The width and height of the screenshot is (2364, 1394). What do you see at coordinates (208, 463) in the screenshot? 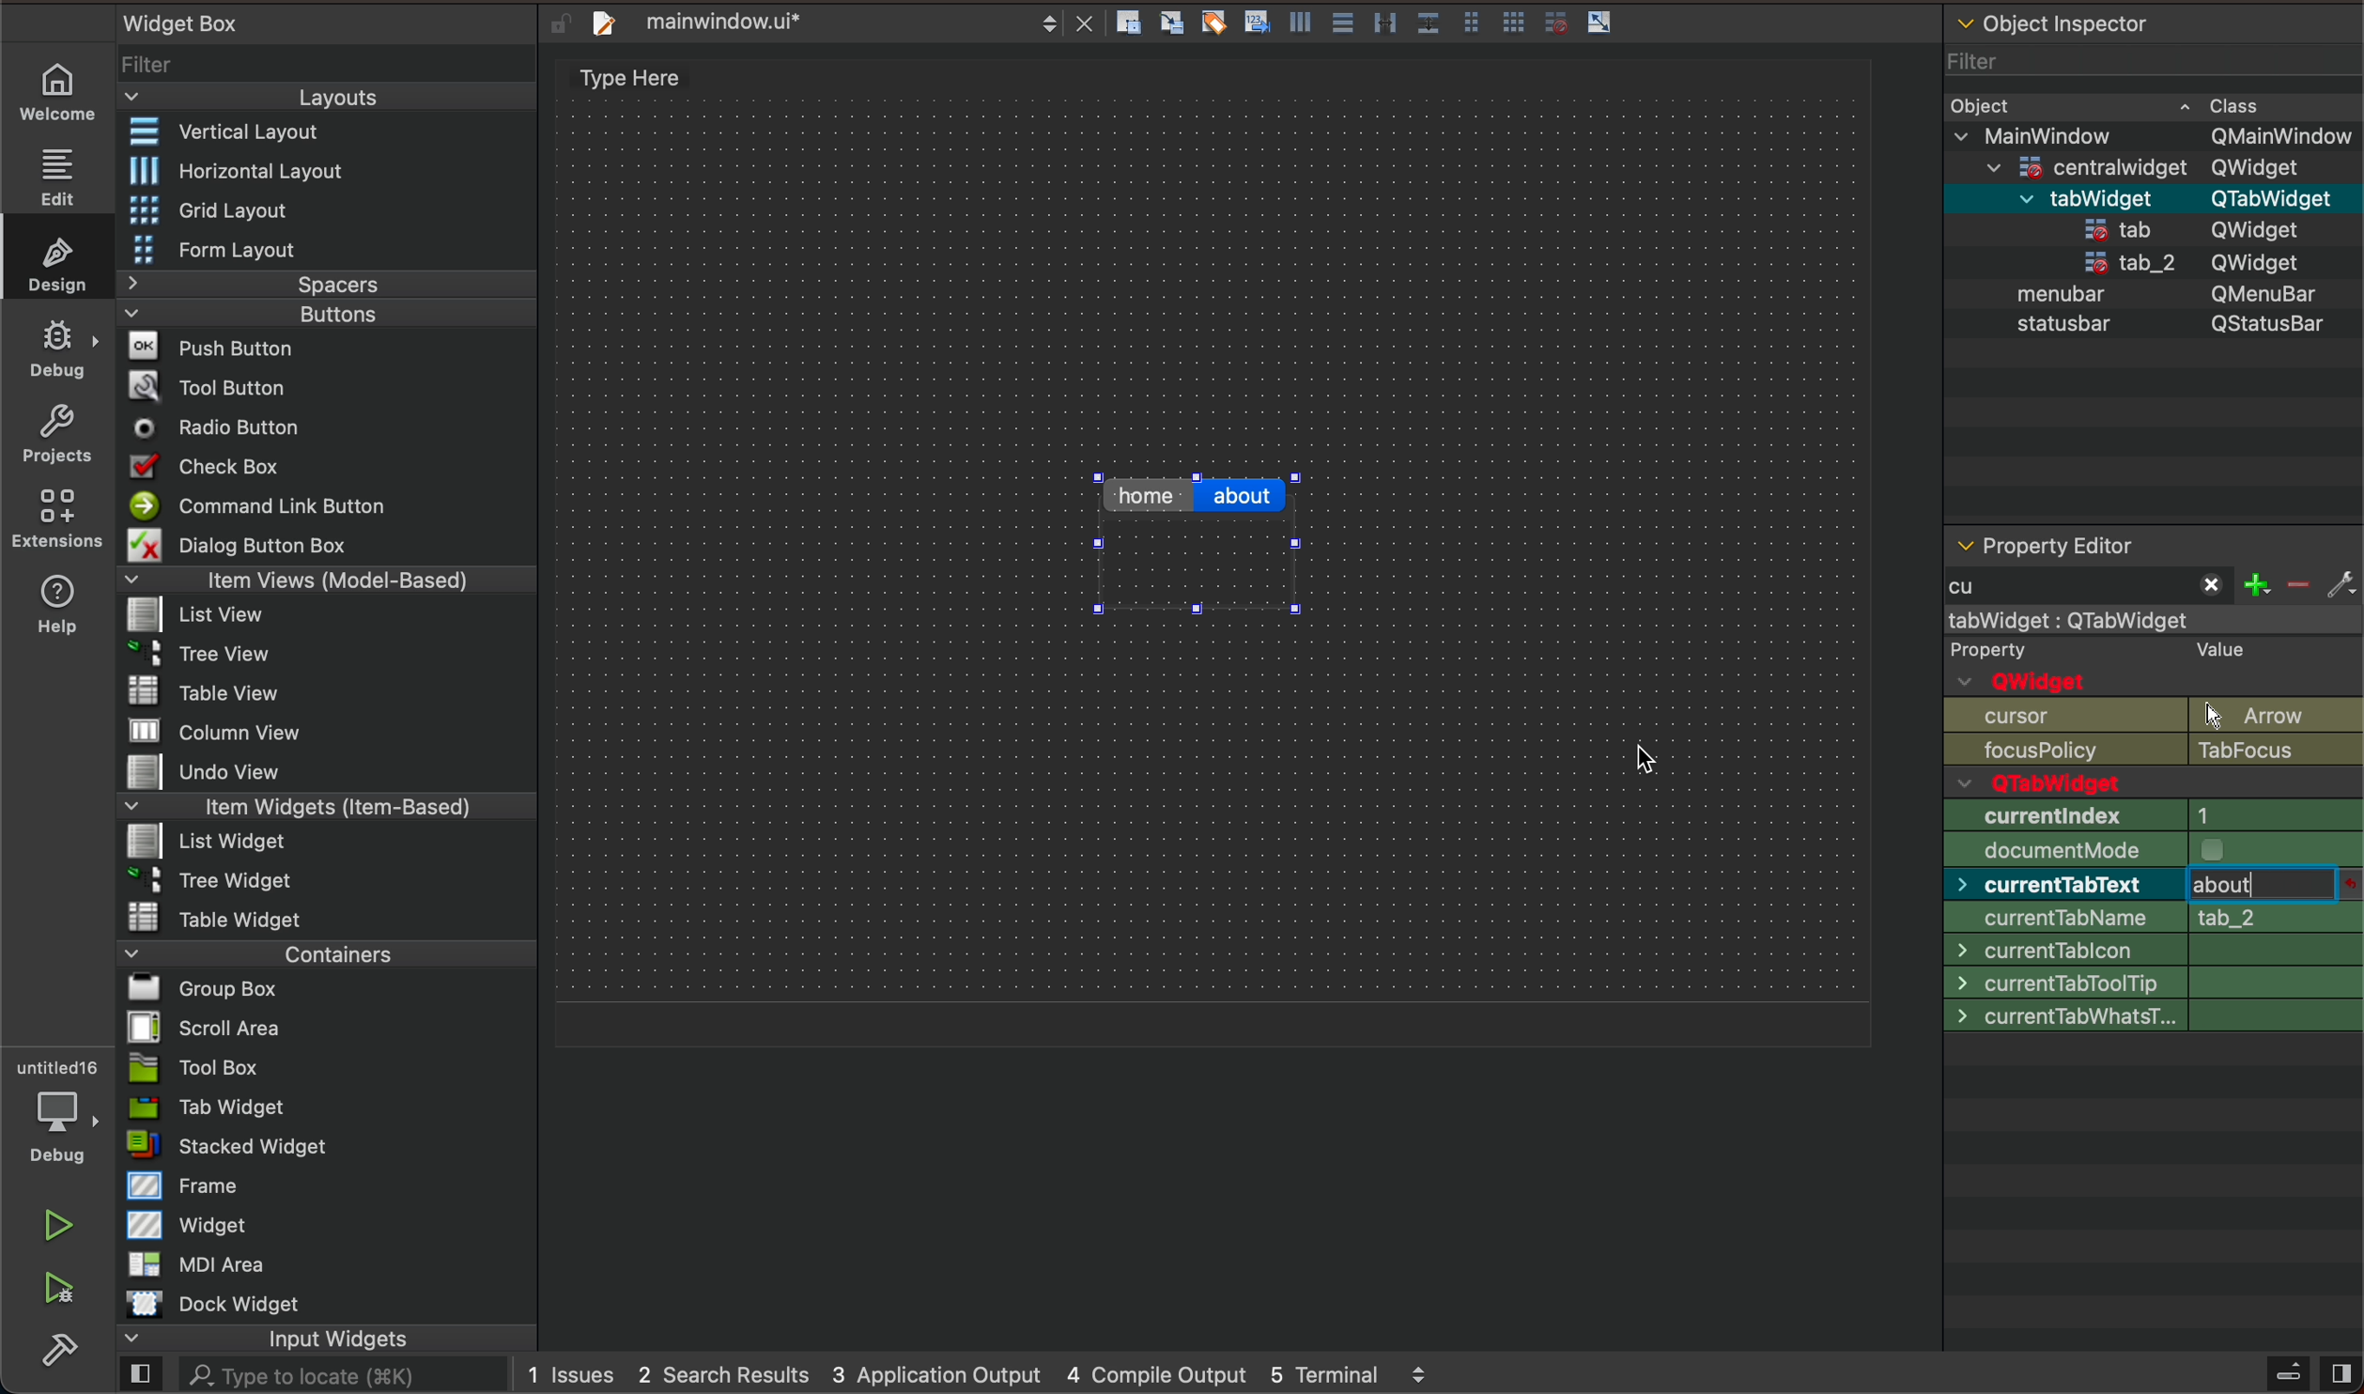
I see `Check Box` at bounding box center [208, 463].